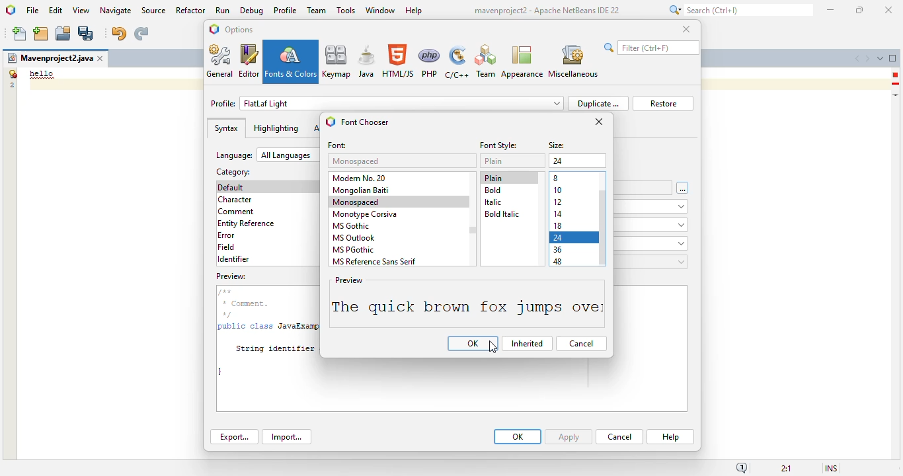 The height and width of the screenshot is (476, 903). What do you see at coordinates (253, 11) in the screenshot?
I see `debug` at bounding box center [253, 11].